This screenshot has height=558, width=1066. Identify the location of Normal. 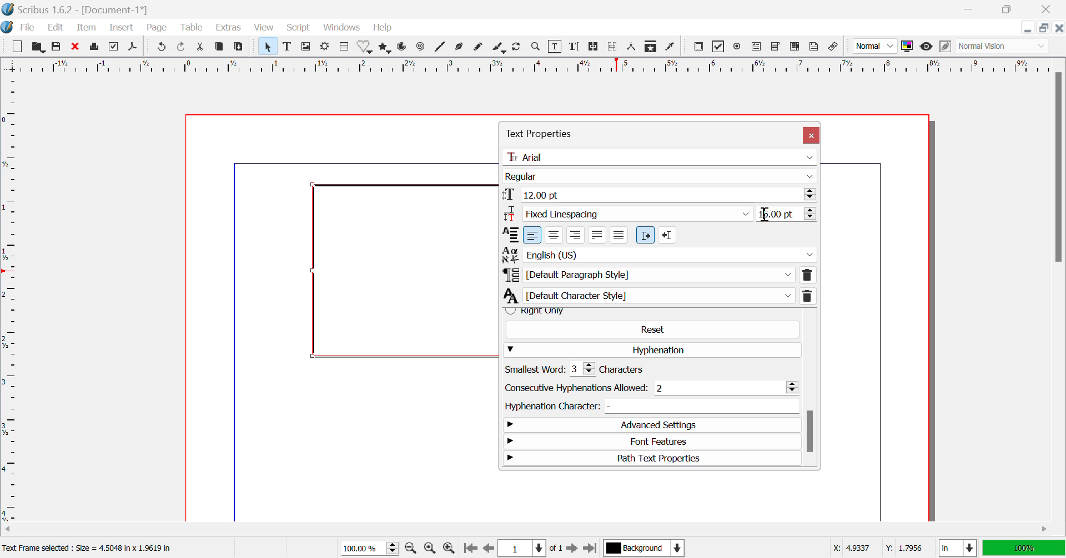
(875, 48).